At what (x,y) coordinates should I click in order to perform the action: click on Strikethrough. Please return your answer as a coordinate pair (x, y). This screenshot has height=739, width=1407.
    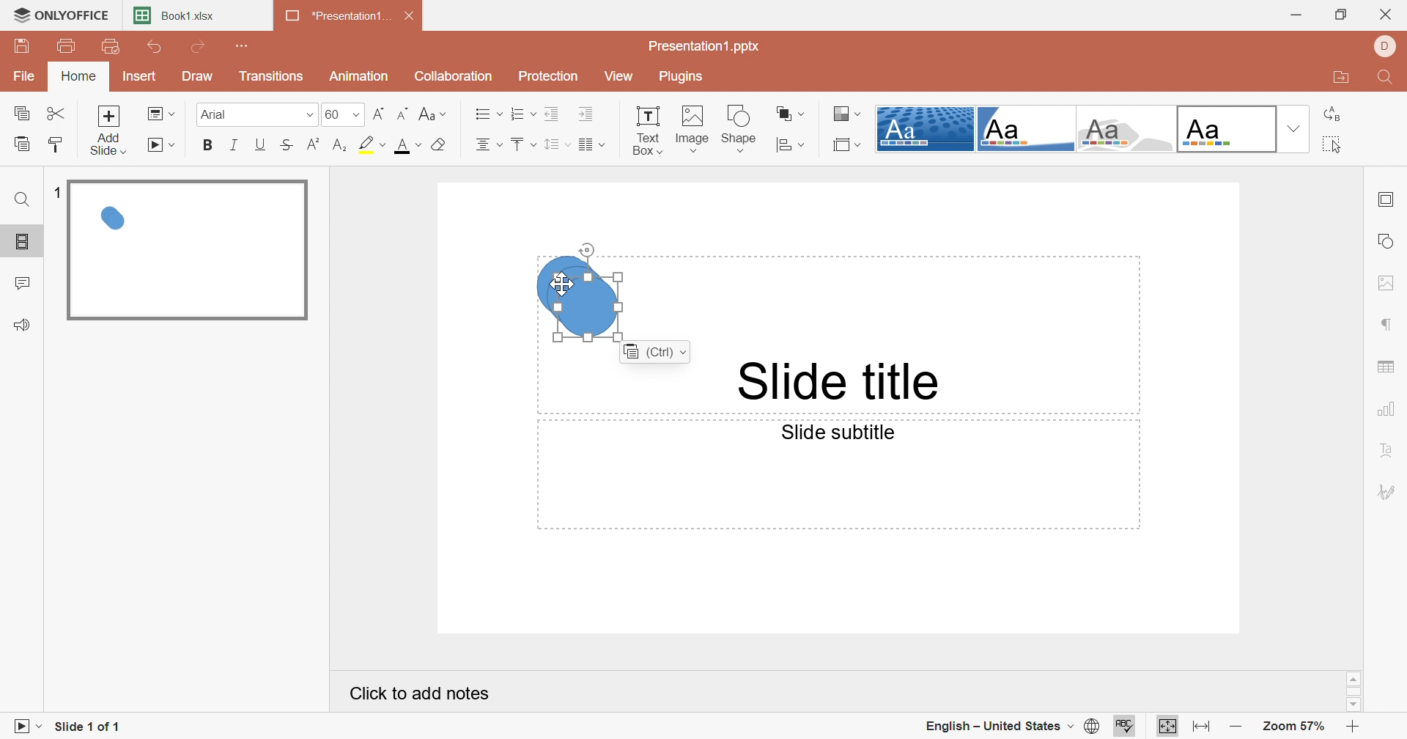
    Looking at the image, I should click on (288, 144).